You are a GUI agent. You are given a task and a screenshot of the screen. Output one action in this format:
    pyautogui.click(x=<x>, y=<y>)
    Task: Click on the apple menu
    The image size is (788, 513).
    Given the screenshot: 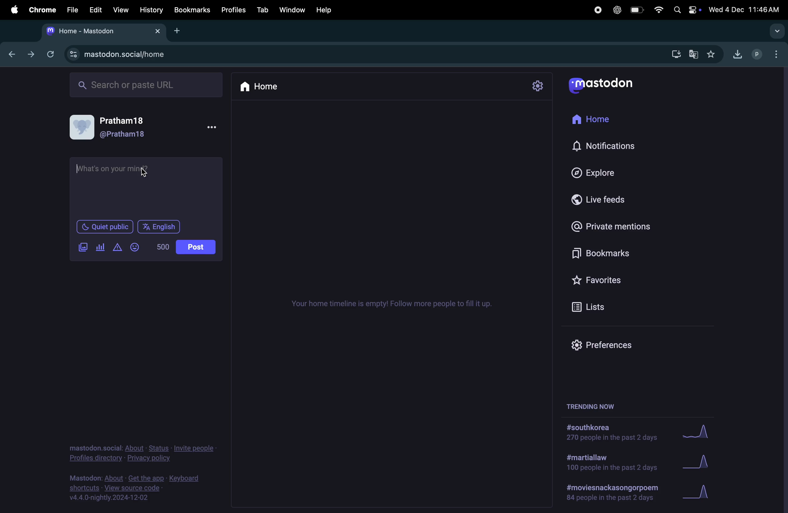 What is the action you would take?
    pyautogui.click(x=12, y=11)
    